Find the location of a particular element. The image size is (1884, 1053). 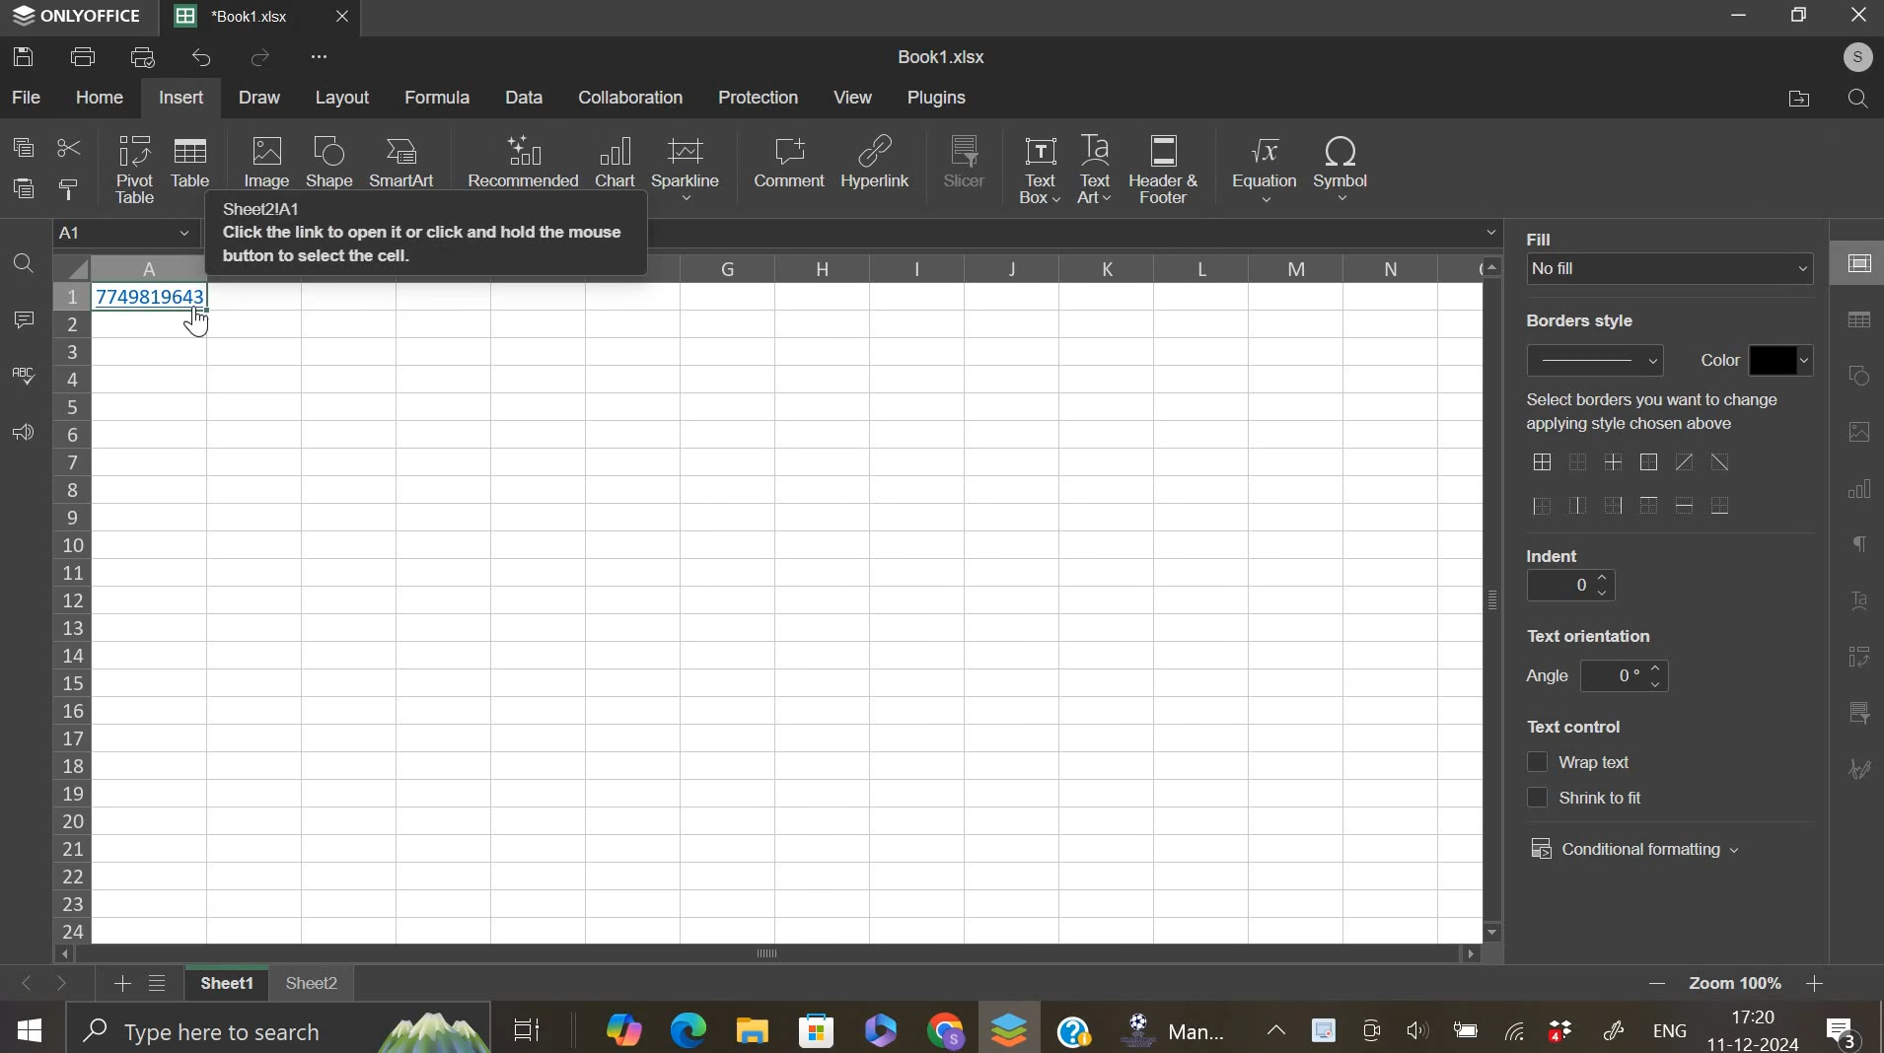

shape is located at coordinates (328, 164).